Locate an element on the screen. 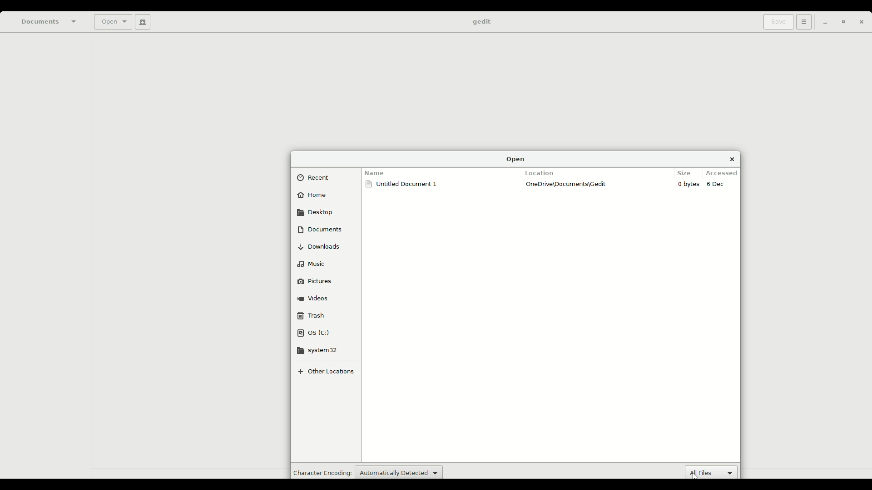 This screenshot has height=490, width=872. Name is located at coordinates (376, 171).